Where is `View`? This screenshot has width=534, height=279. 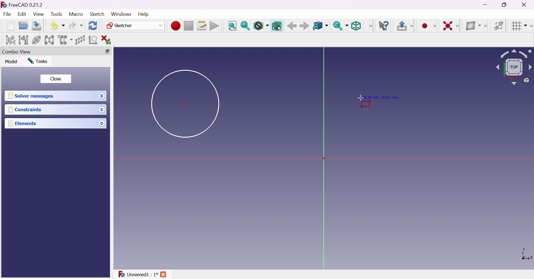
View is located at coordinates (371, 26).